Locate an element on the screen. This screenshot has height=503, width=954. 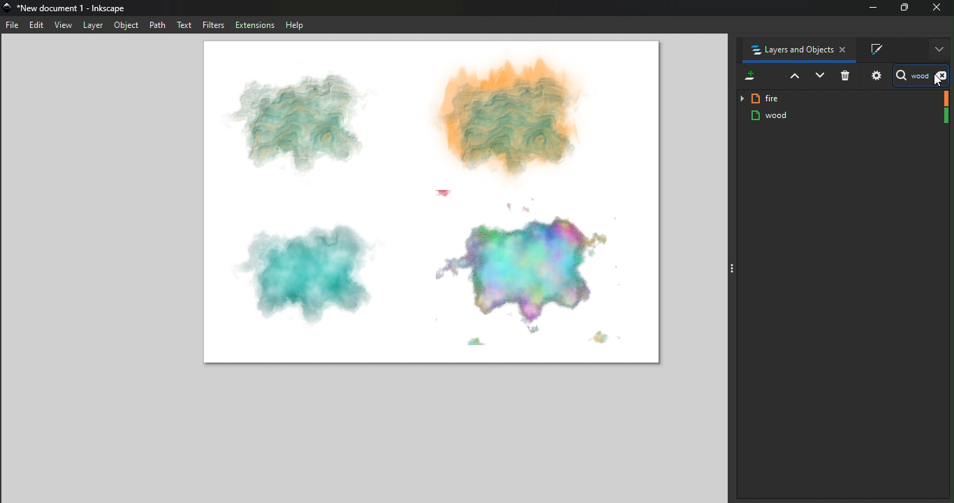
view is located at coordinates (64, 27).